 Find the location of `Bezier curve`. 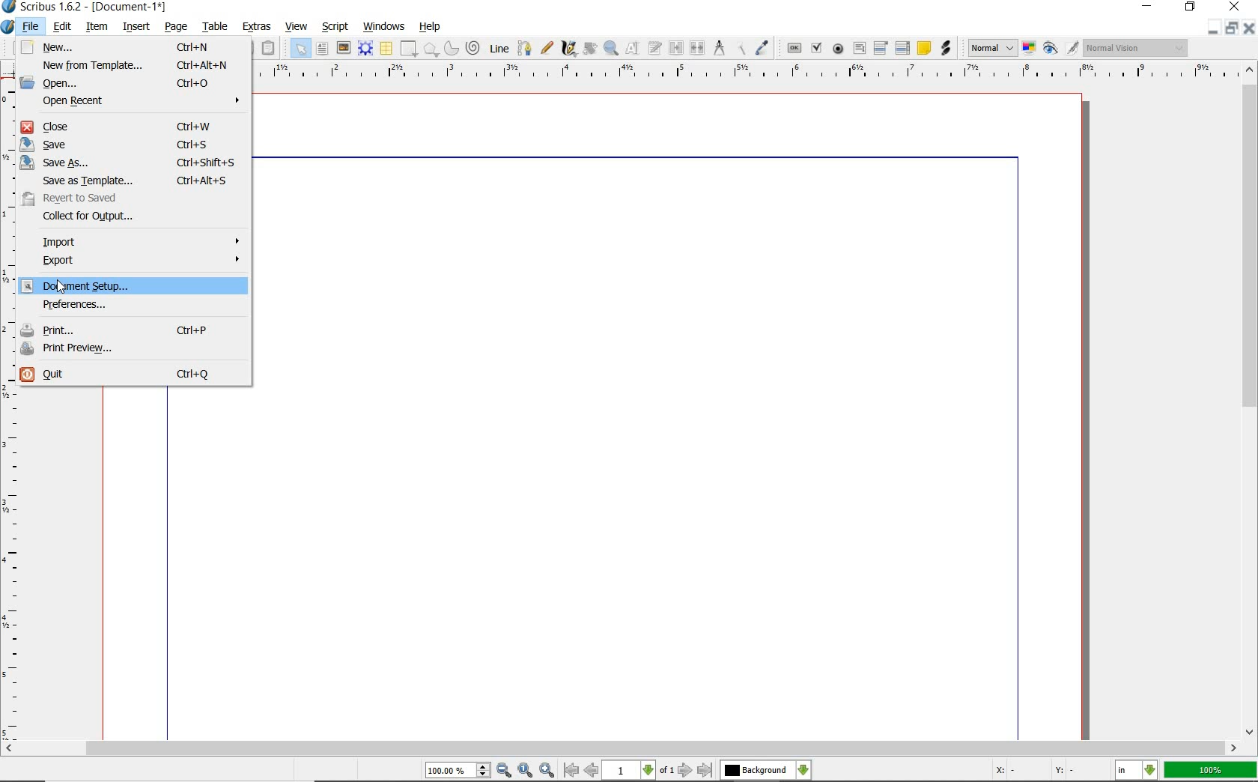

Bezier curve is located at coordinates (524, 48).